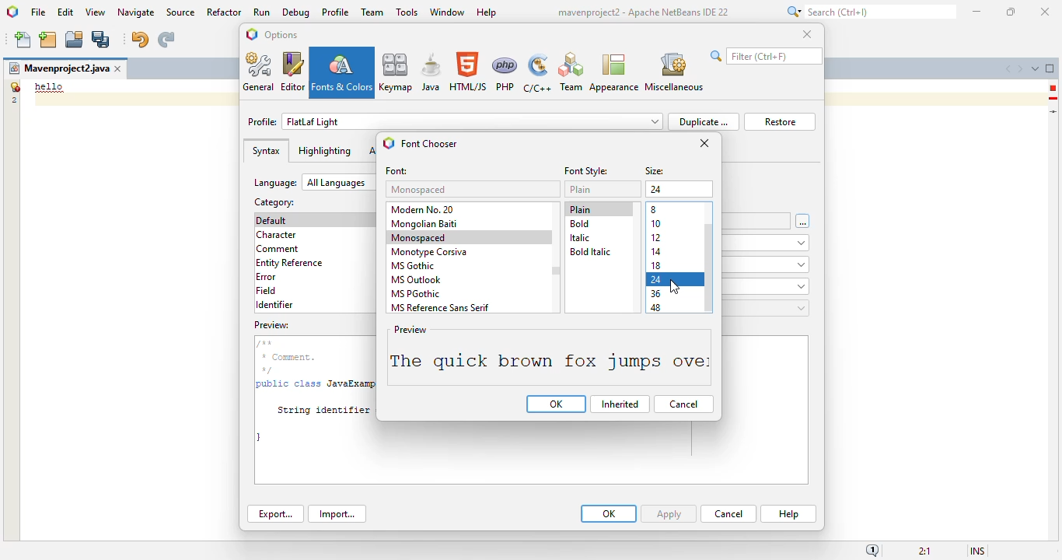 The height and width of the screenshot is (560, 1062). I want to click on search, so click(766, 56).